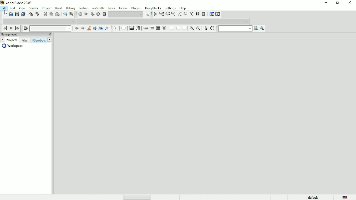 This screenshot has height=200, width=356. I want to click on Run, so click(86, 14).